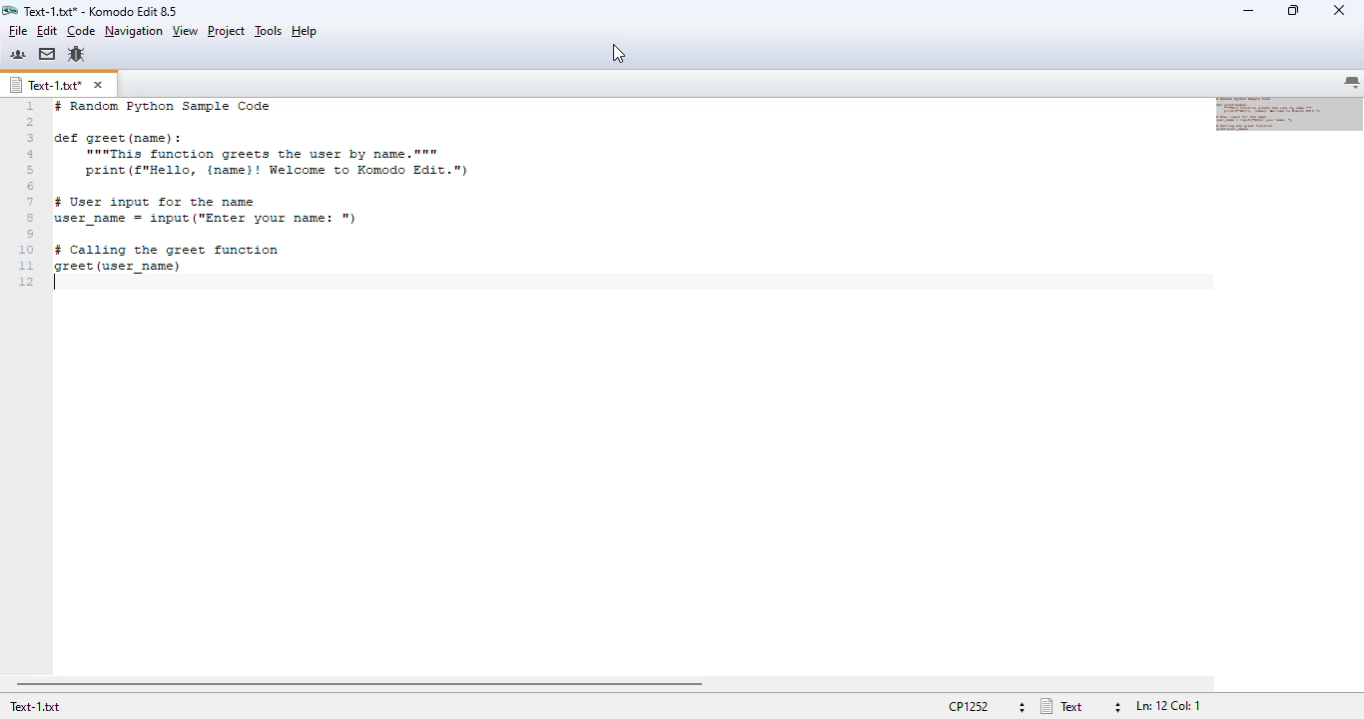 The height and width of the screenshot is (719, 1364). I want to click on file type, so click(1080, 706).